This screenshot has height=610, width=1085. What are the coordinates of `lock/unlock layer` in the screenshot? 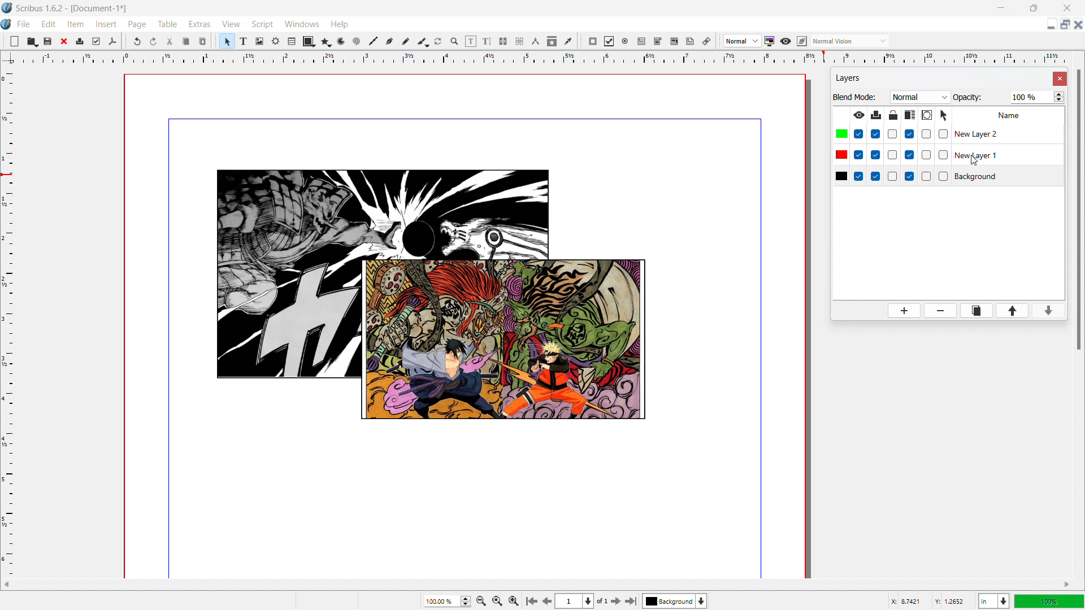 It's located at (893, 115).